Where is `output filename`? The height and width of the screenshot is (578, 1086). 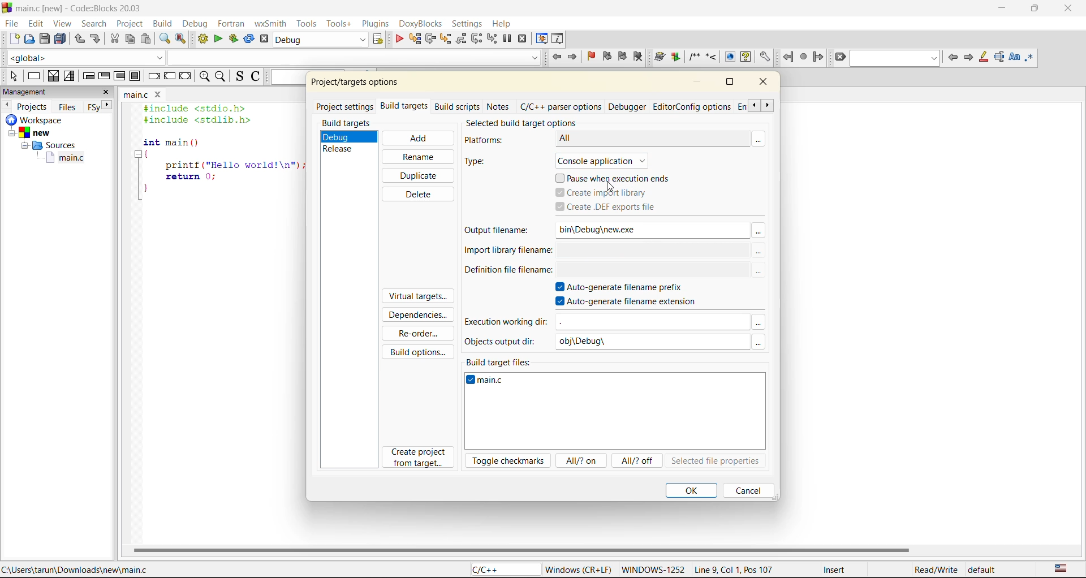 output filename is located at coordinates (501, 231).